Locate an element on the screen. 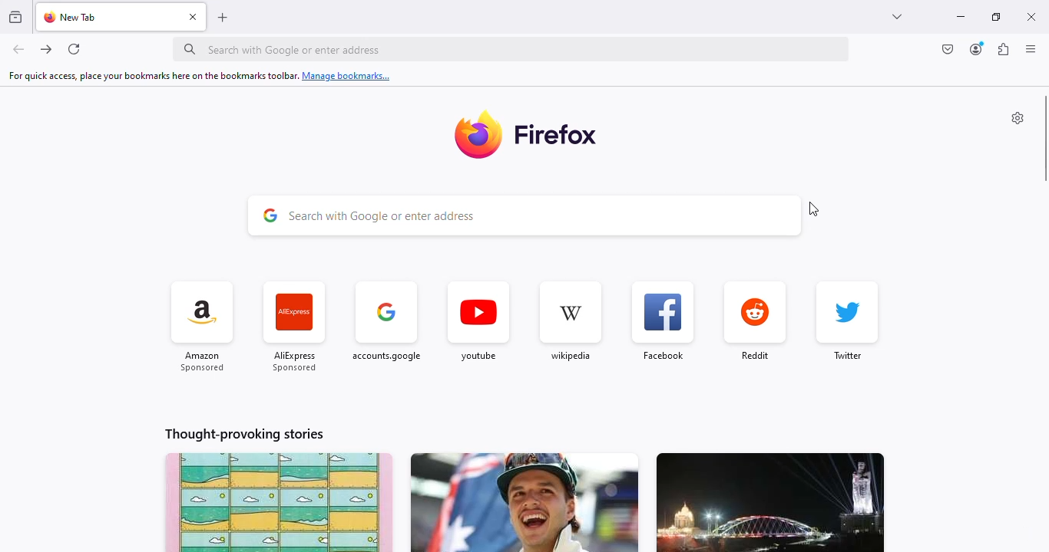 The height and width of the screenshot is (552, 1049). personalise new tab is located at coordinates (1018, 118).